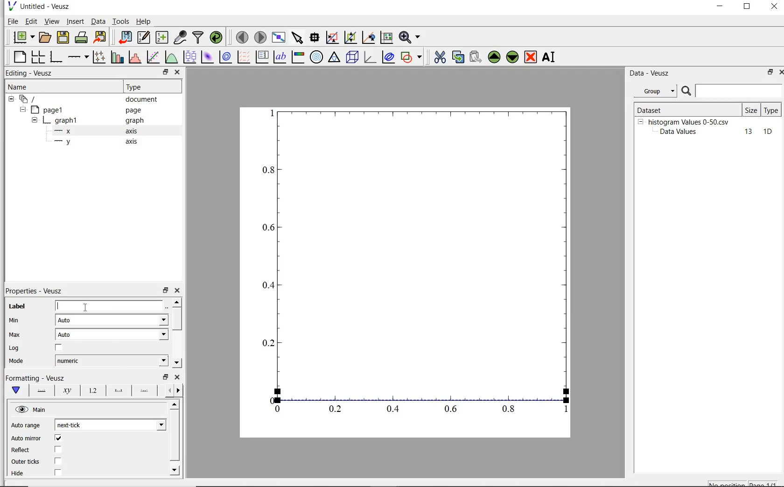 The height and width of the screenshot is (487, 784). What do you see at coordinates (134, 142) in the screenshot?
I see `axis` at bounding box center [134, 142].